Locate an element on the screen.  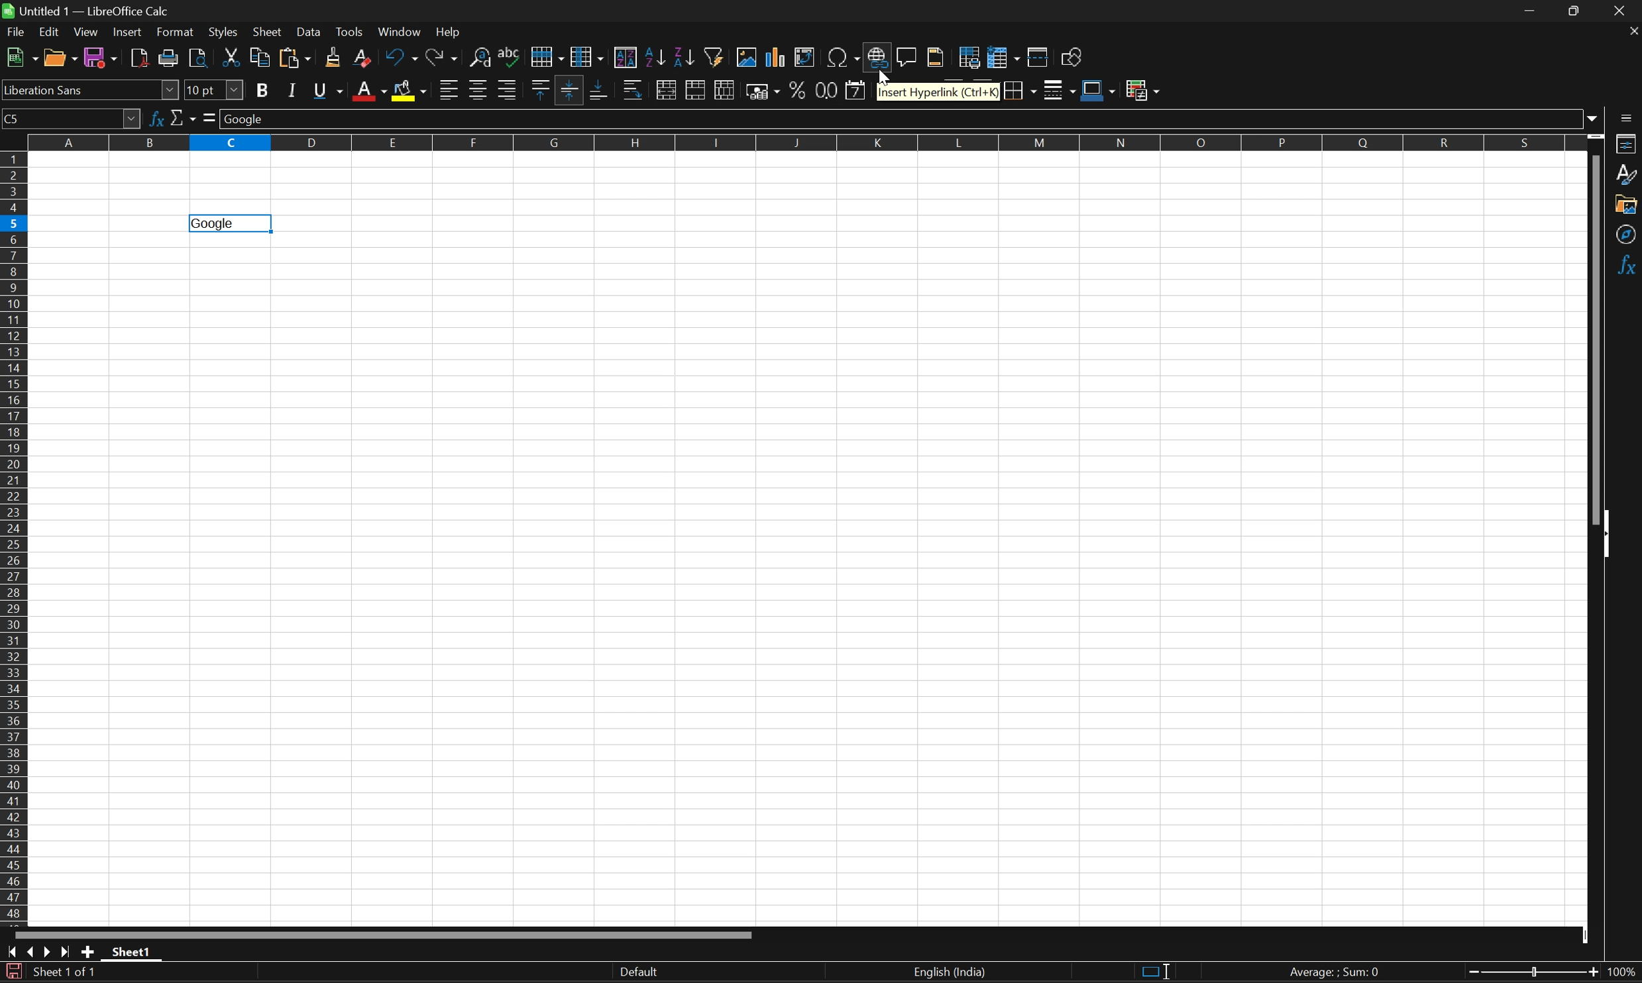
Sort descending is located at coordinates (686, 58).